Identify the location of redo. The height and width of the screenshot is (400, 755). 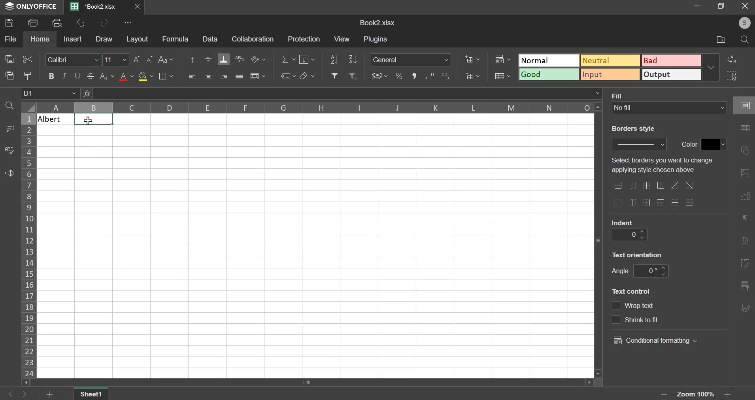
(105, 23).